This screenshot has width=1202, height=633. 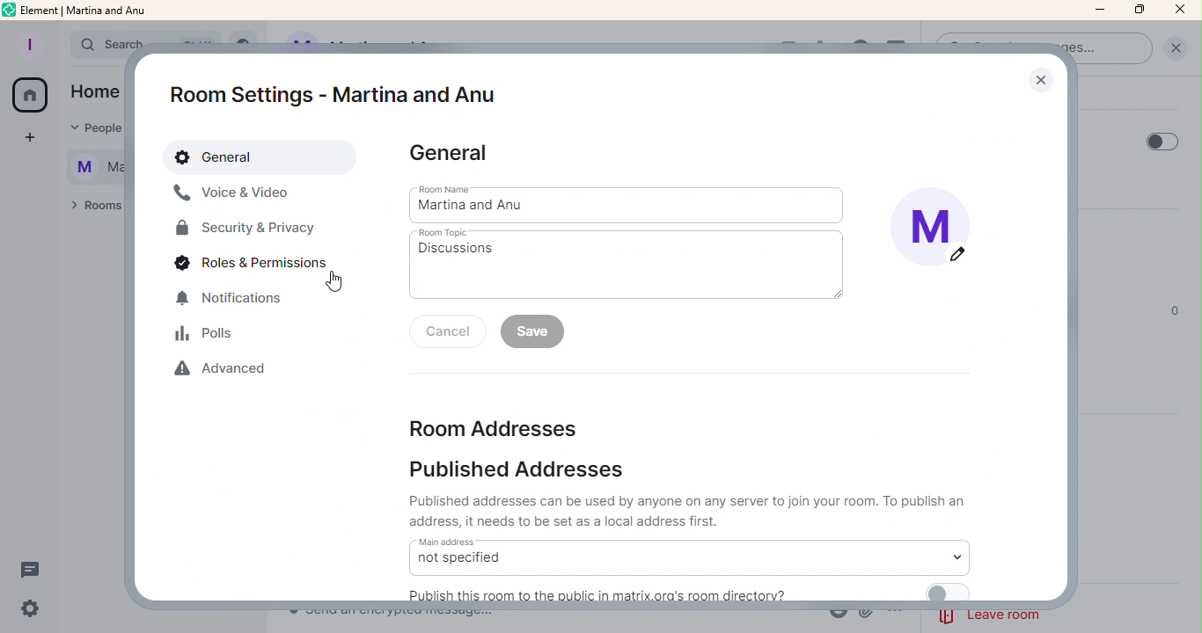 What do you see at coordinates (29, 41) in the screenshot?
I see `Profile ` at bounding box center [29, 41].